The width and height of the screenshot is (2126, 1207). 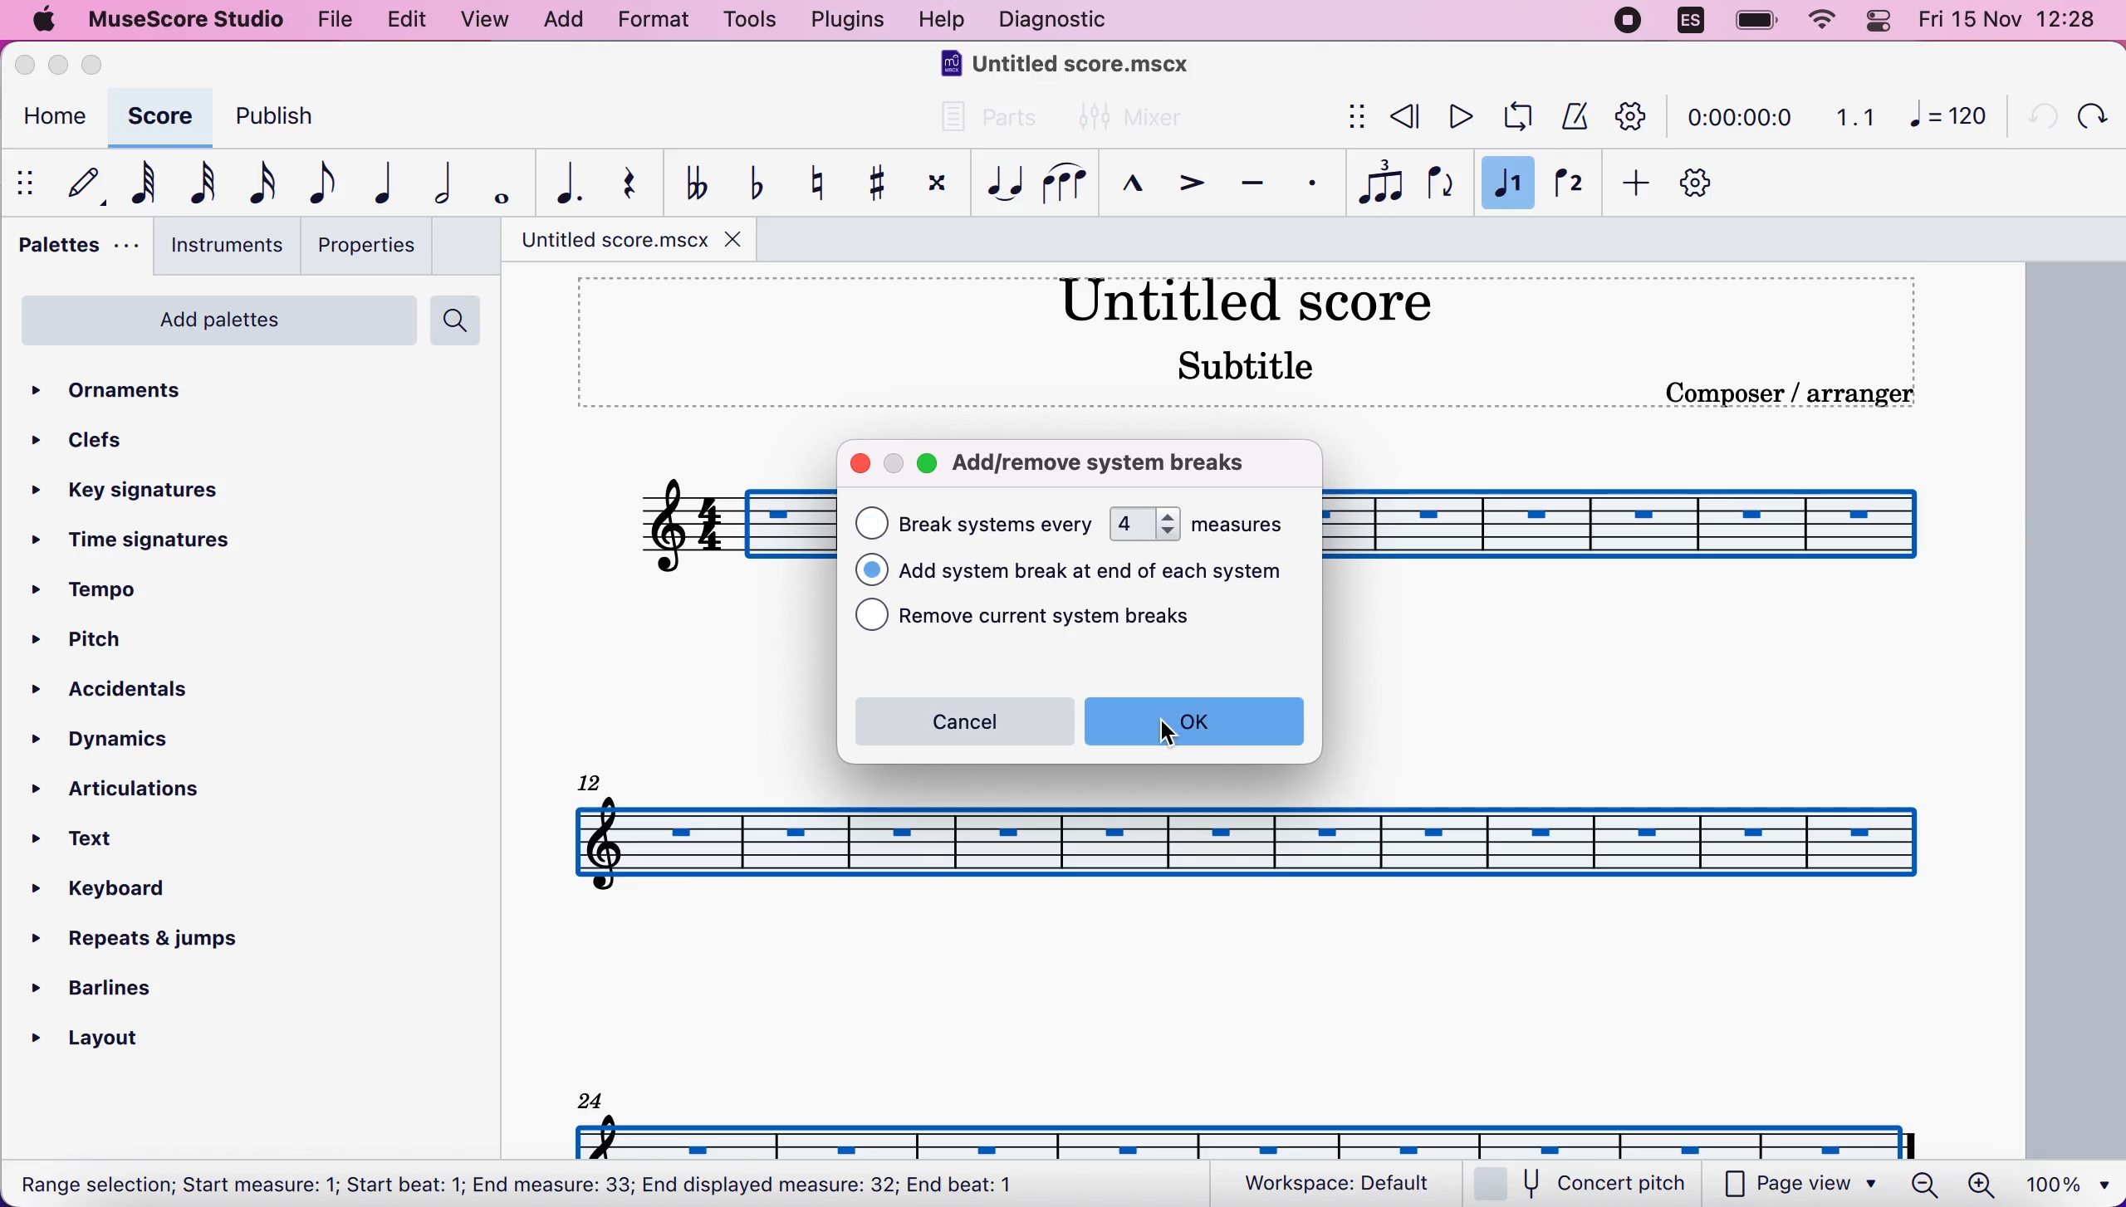 I want to click on keyboard, so click(x=120, y=892).